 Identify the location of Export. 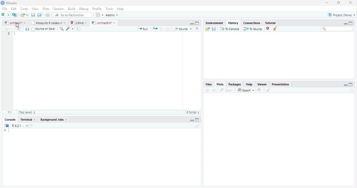
(245, 91).